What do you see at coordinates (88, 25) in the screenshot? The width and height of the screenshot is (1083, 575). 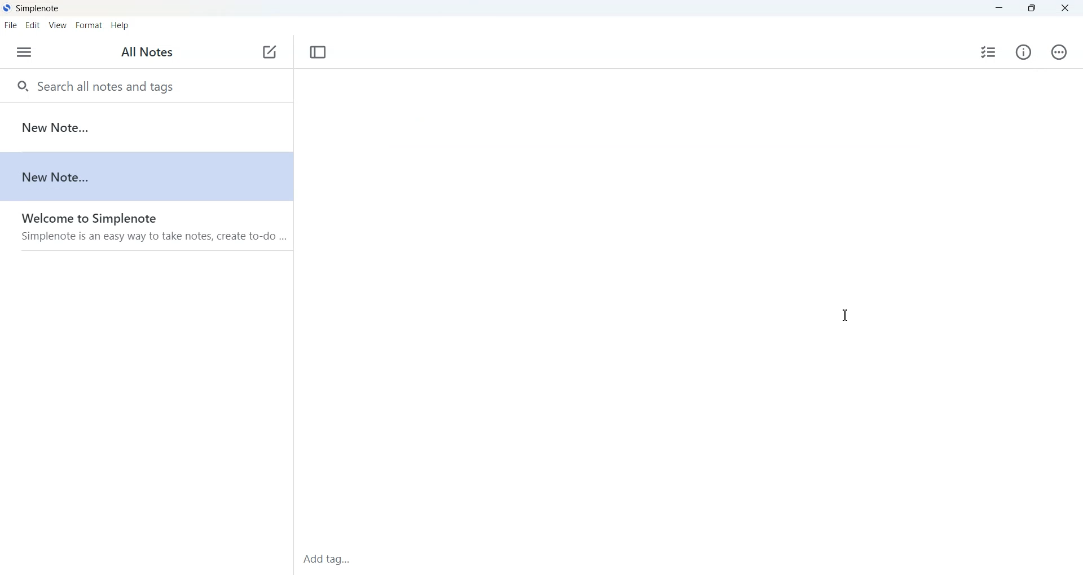 I see `Format` at bounding box center [88, 25].